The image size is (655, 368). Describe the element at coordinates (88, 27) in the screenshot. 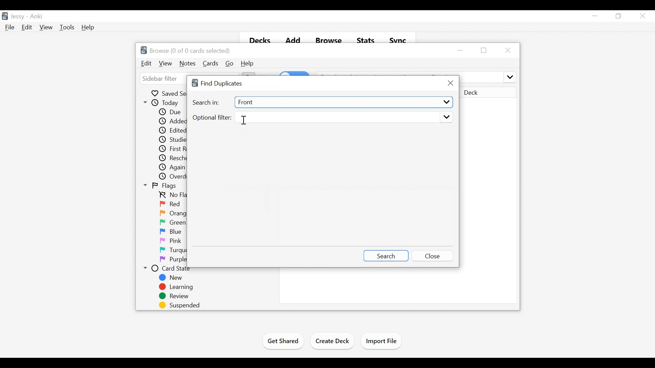

I see `Help` at that location.